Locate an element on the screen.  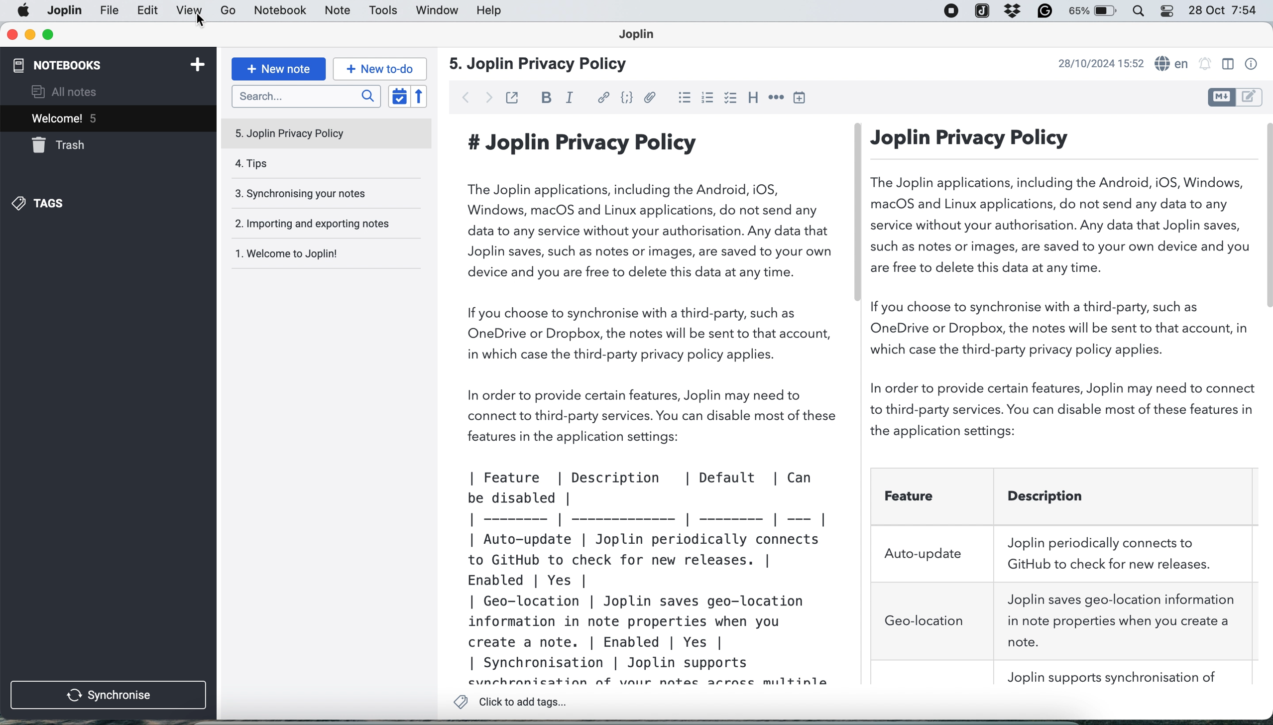
add notebook is located at coordinates (198, 65).